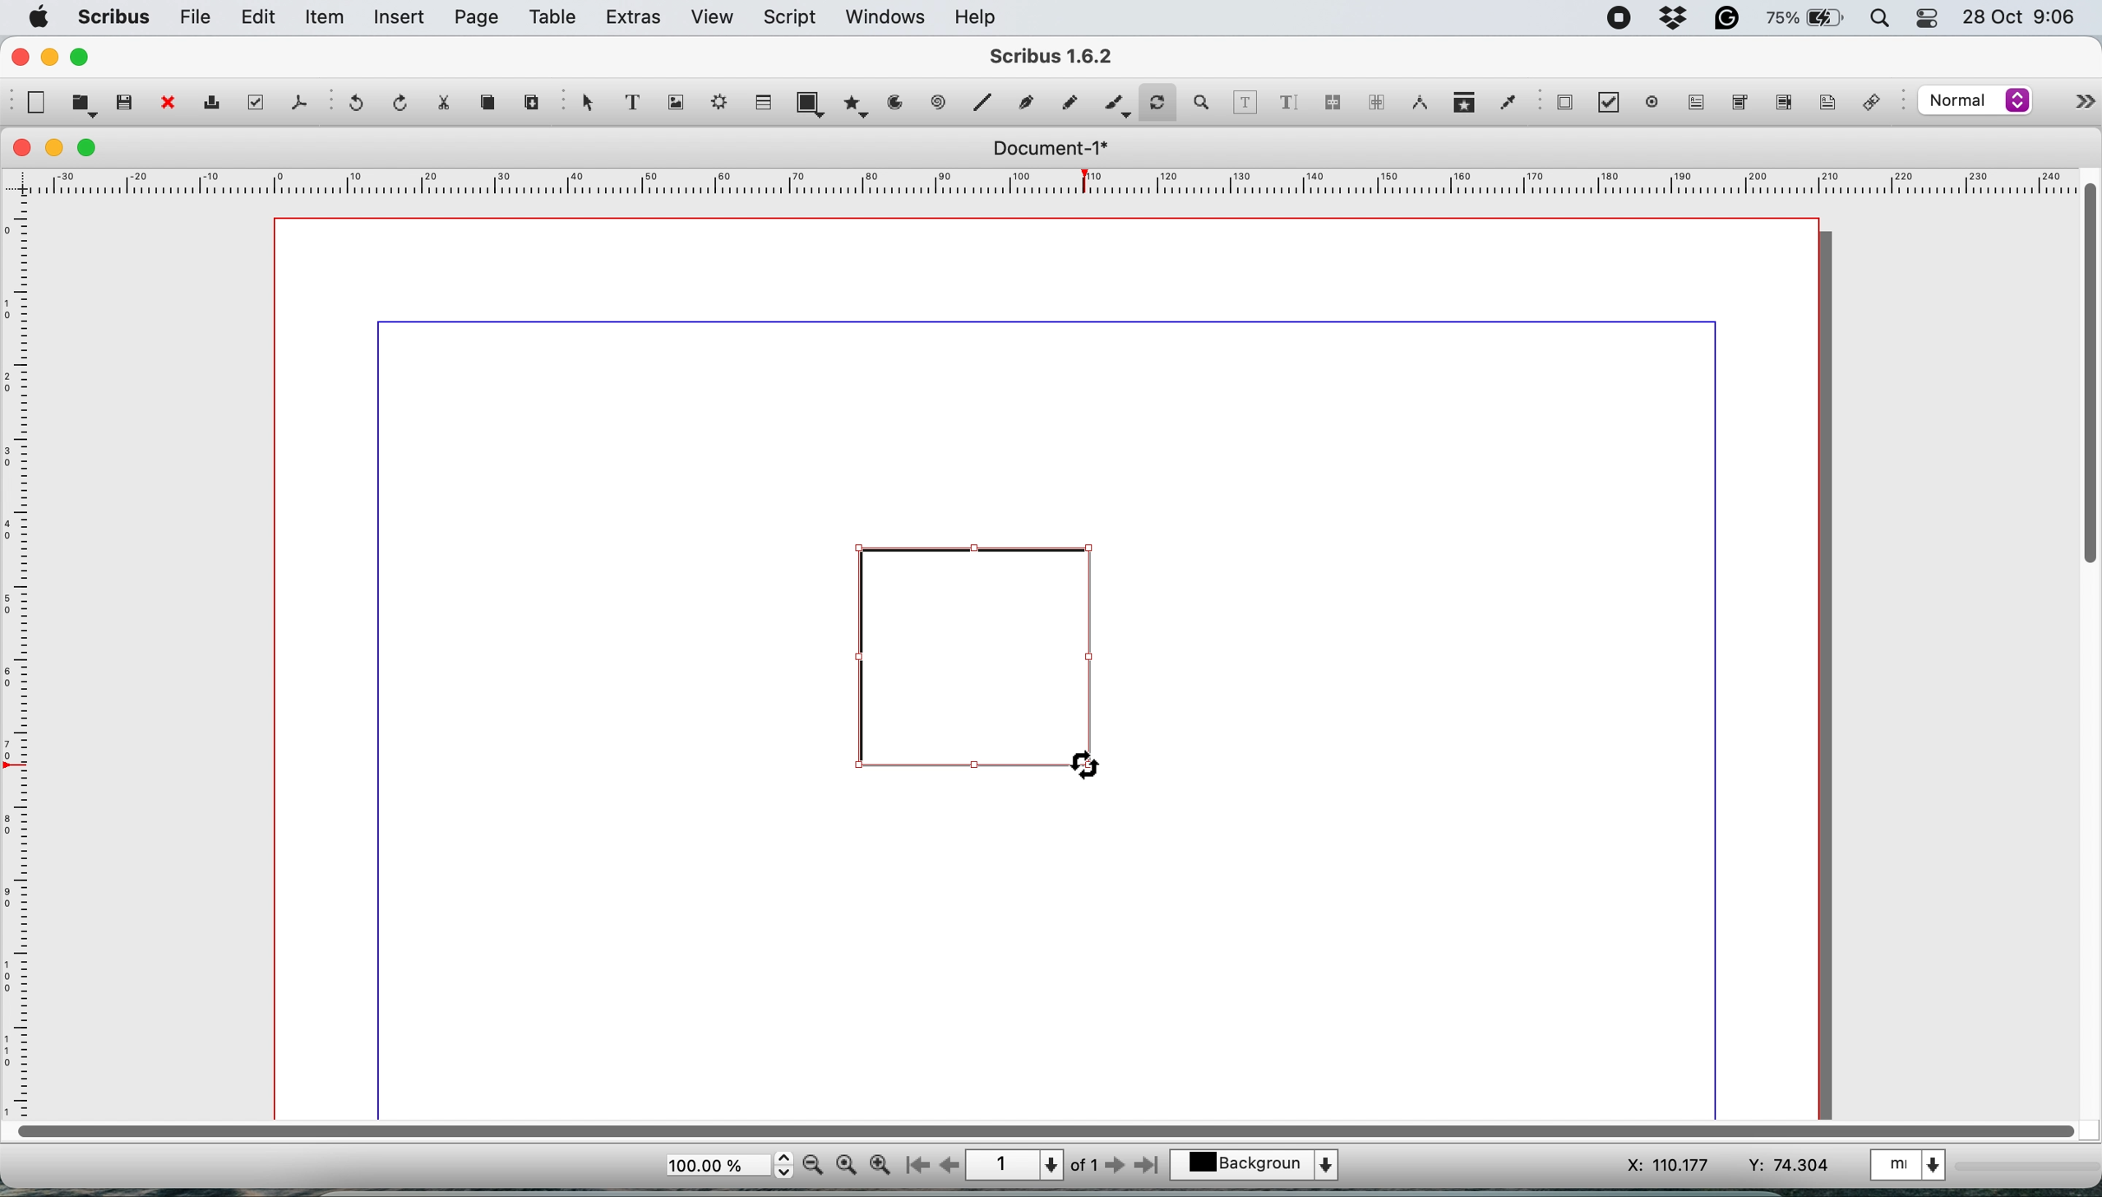  What do you see at coordinates (1564, 104) in the screenshot?
I see `pdf push button` at bounding box center [1564, 104].